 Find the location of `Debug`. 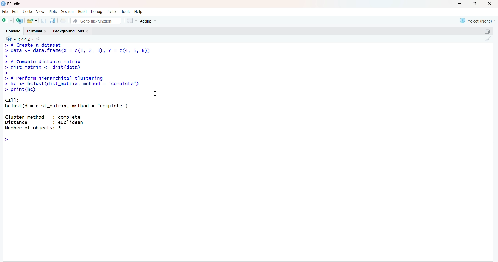

Debug is located at coordinates (96, 11).